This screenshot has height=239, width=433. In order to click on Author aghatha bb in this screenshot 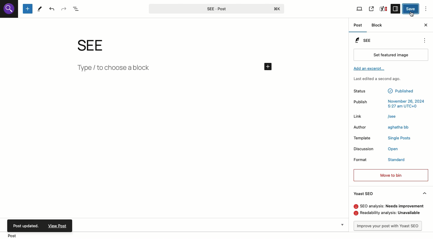, I will do `click(384, 128)`.